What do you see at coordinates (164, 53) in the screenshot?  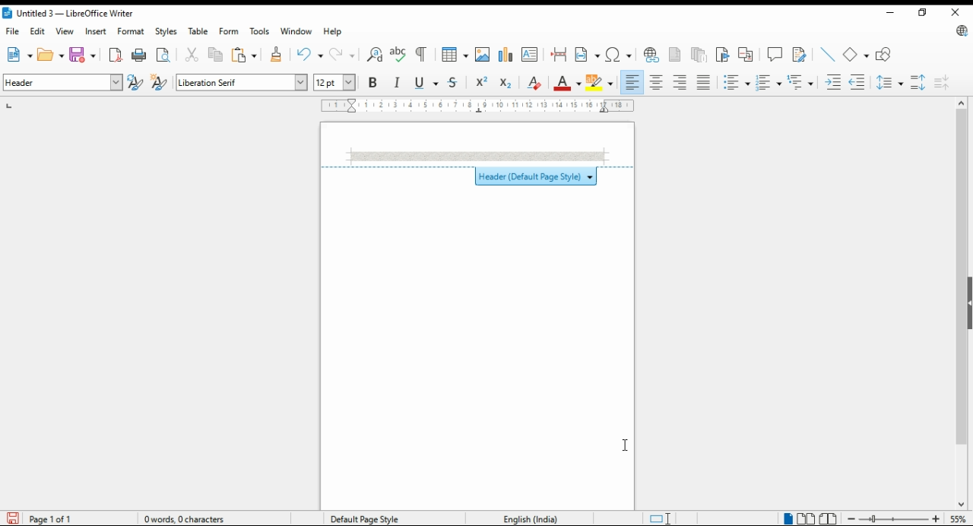 I see `toggle print preview` at bounding box center [164, 53].